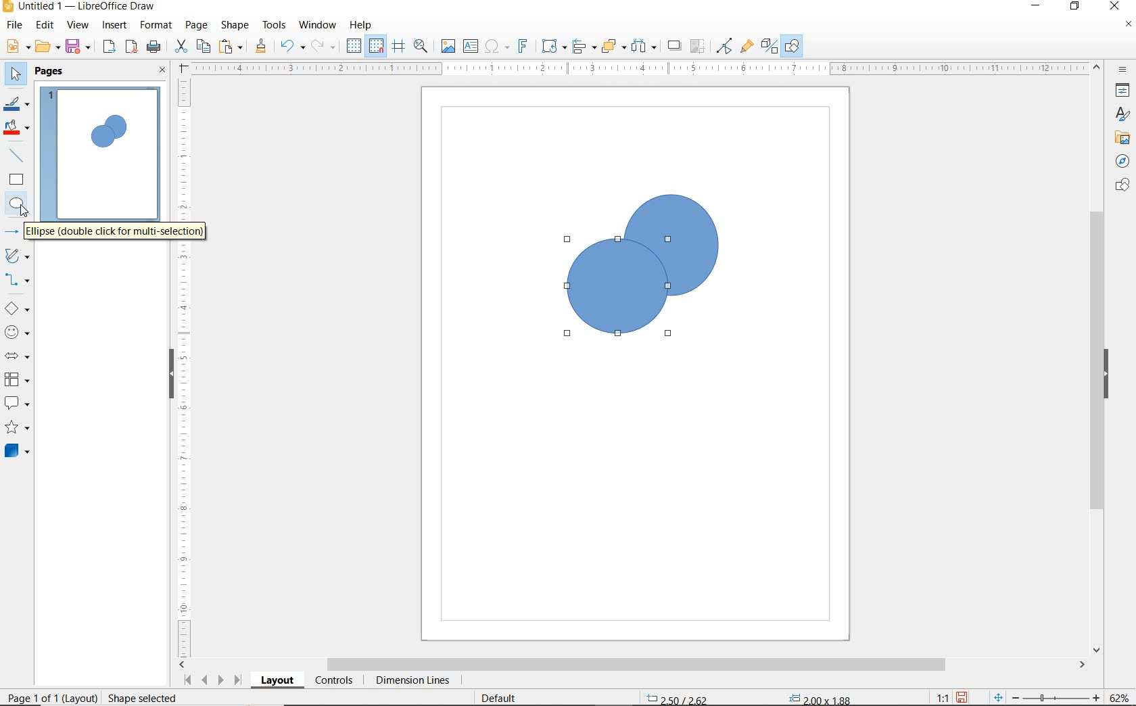 This screenshot has height=706, width=1136. I want to click on DRAWN CIRCLE, so click(670, 244).